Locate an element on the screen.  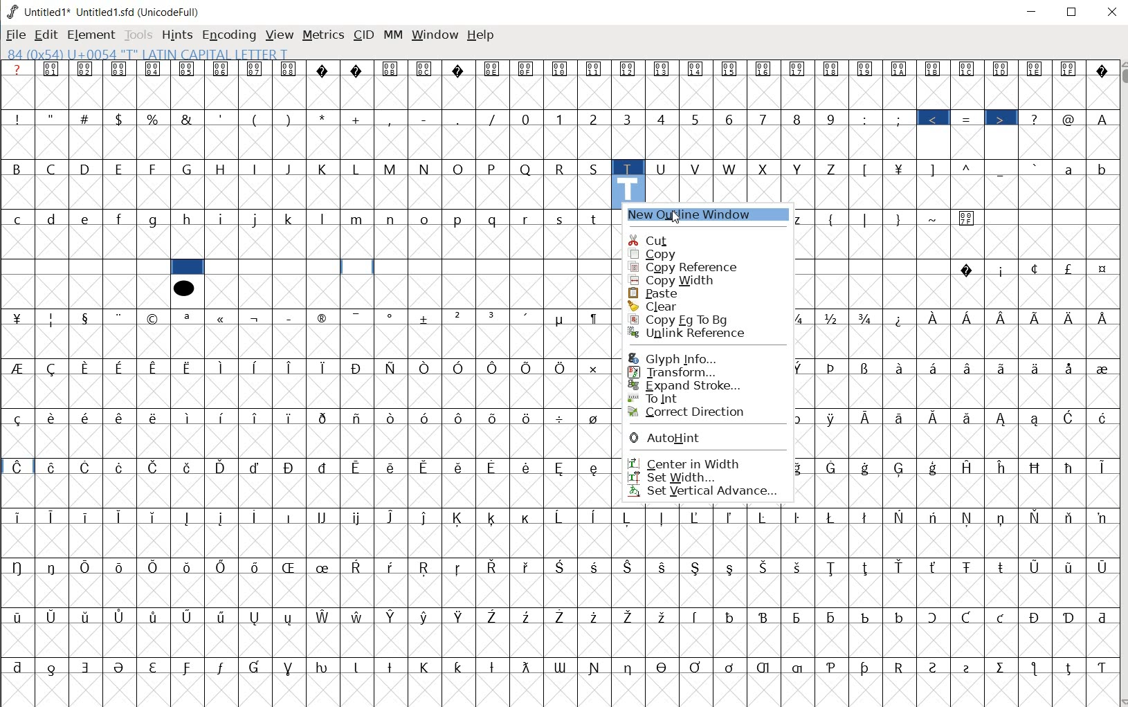
Symbol is located at coordinates (561, 367).